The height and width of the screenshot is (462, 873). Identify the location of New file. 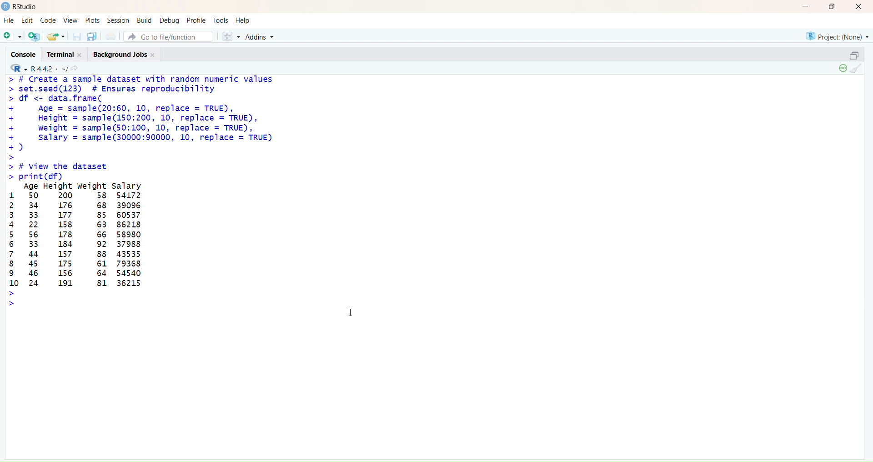
(13, 35).